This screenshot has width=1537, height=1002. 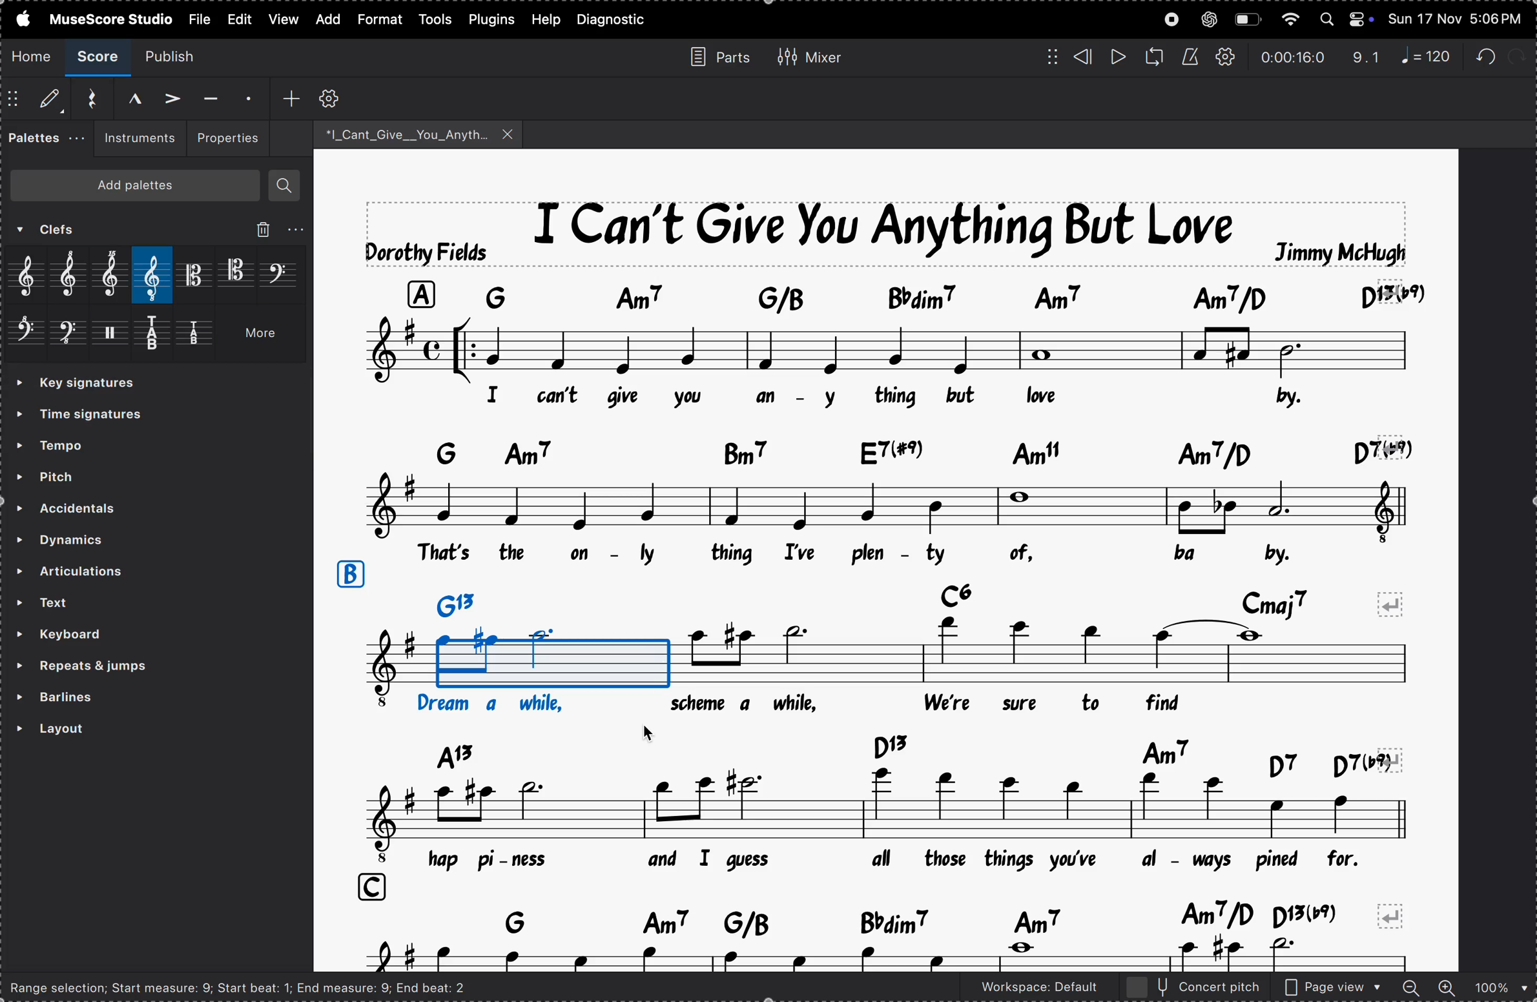 What do you see at coordinates (349, 572) in the screenshot?
I see `row` at bounding box center [349, 572].